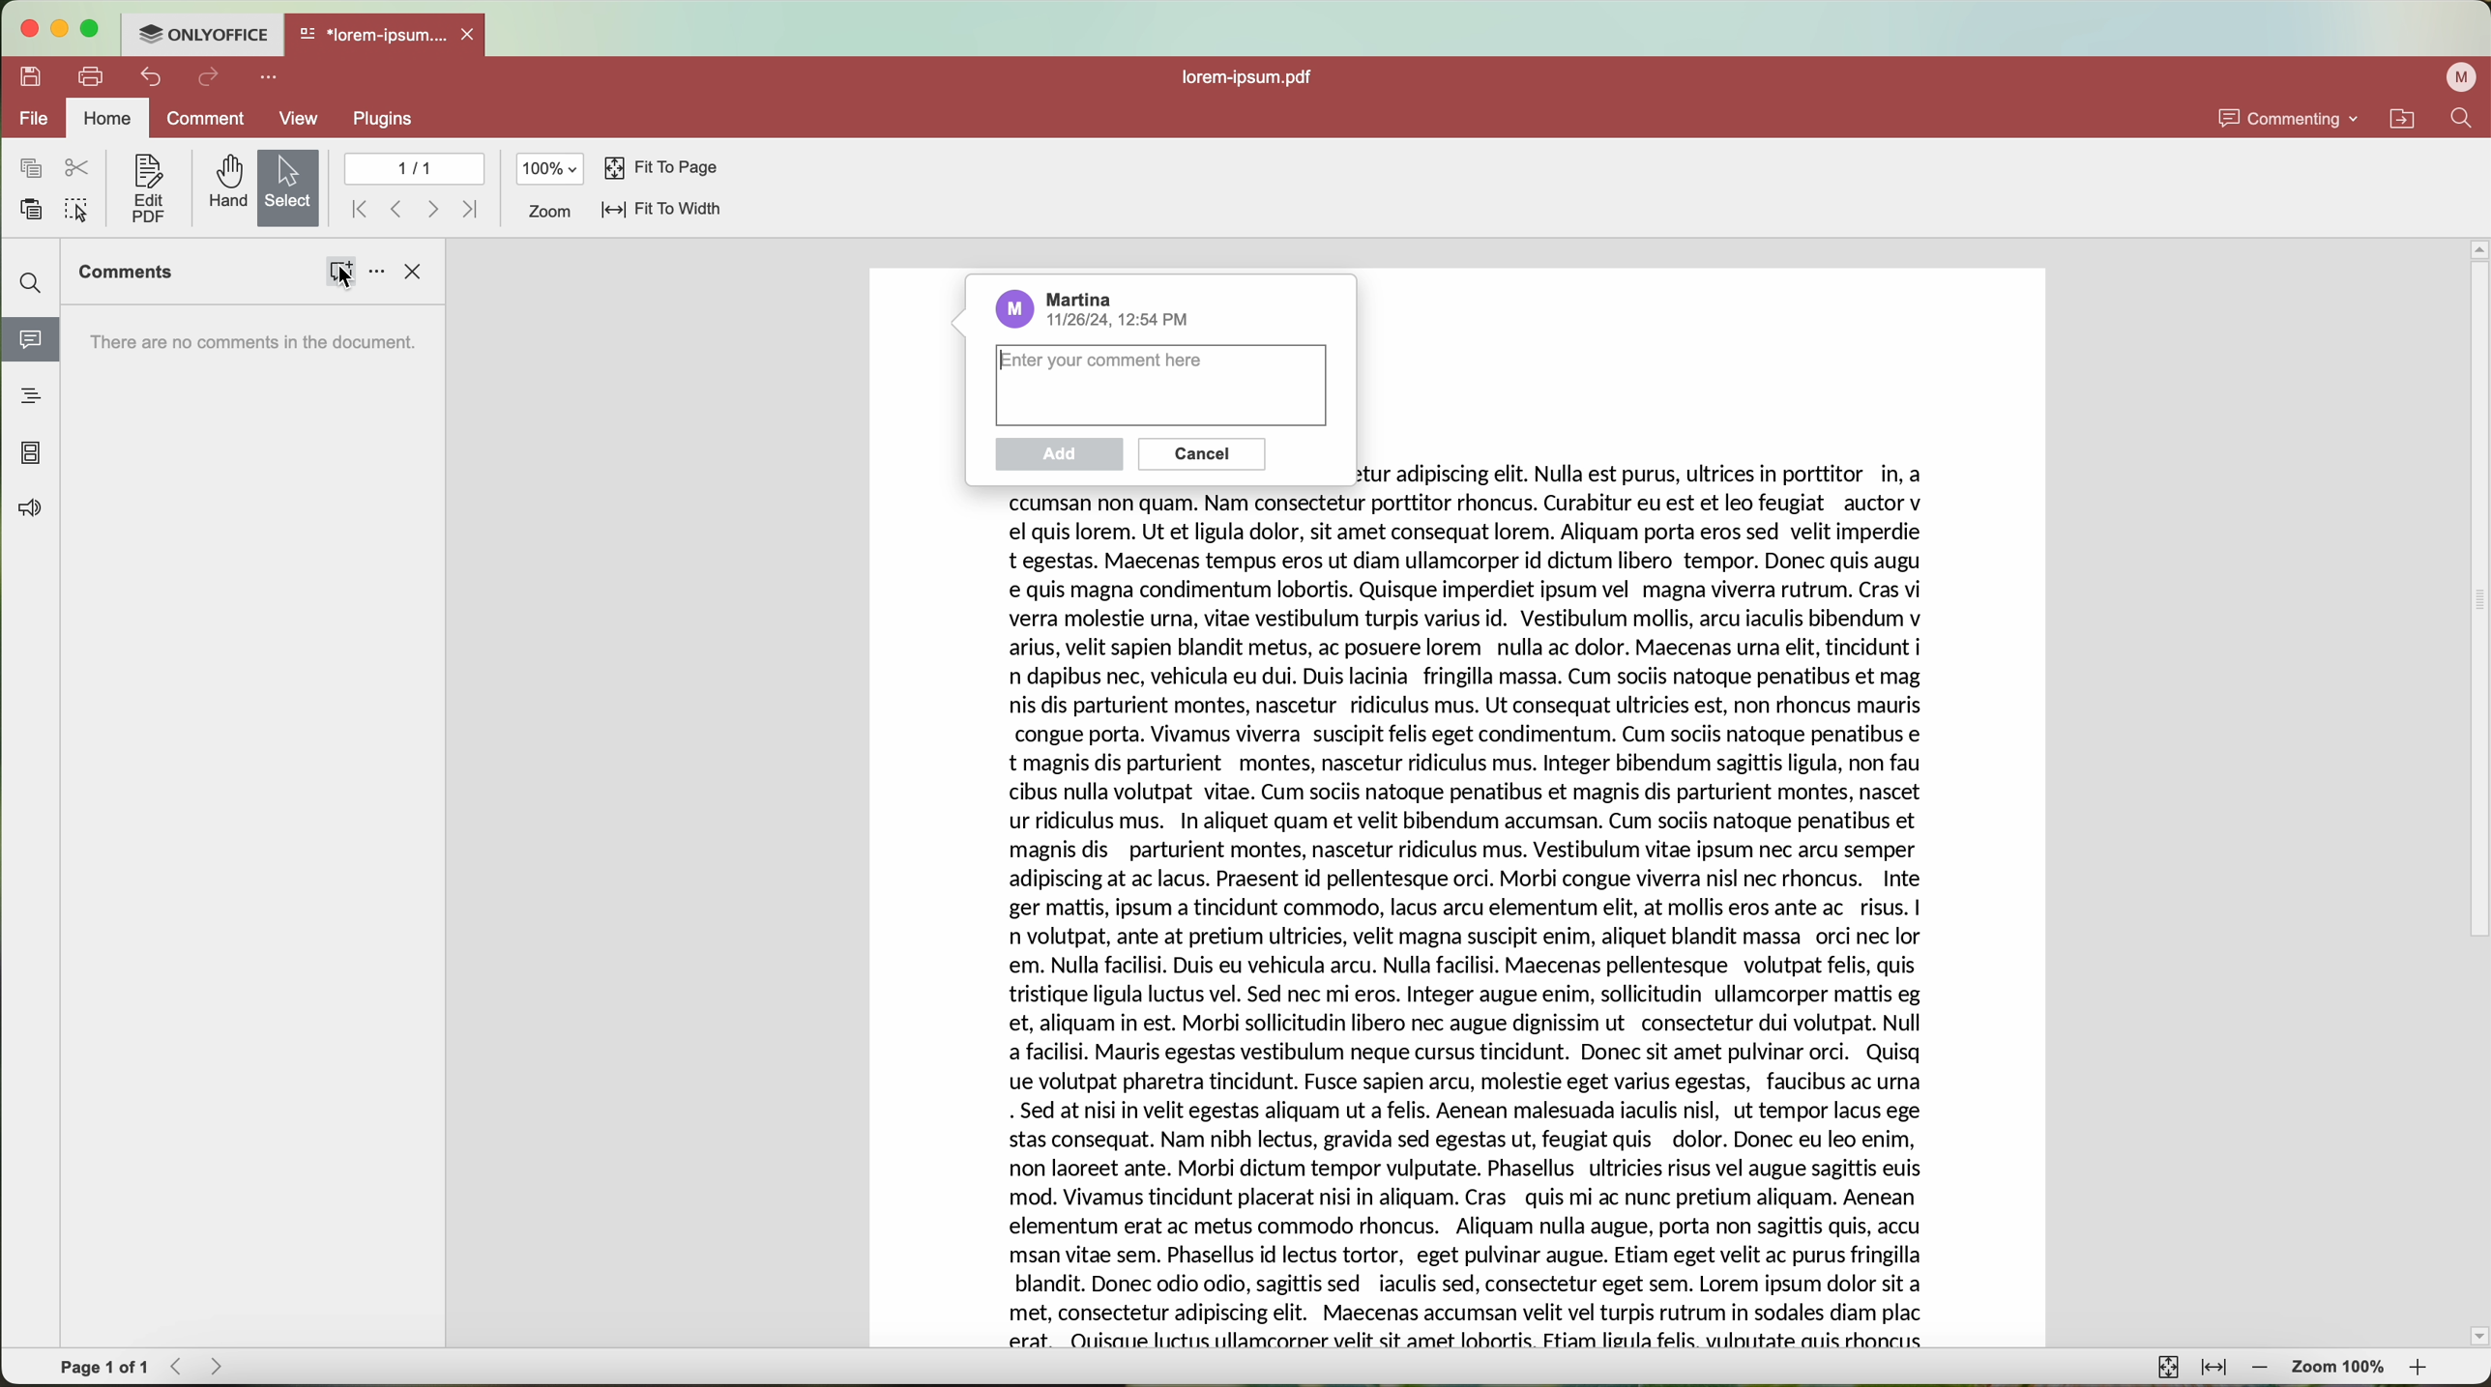  Describe the element at coordinates (32, 395) in the screenshot. I see `heading` at that location.